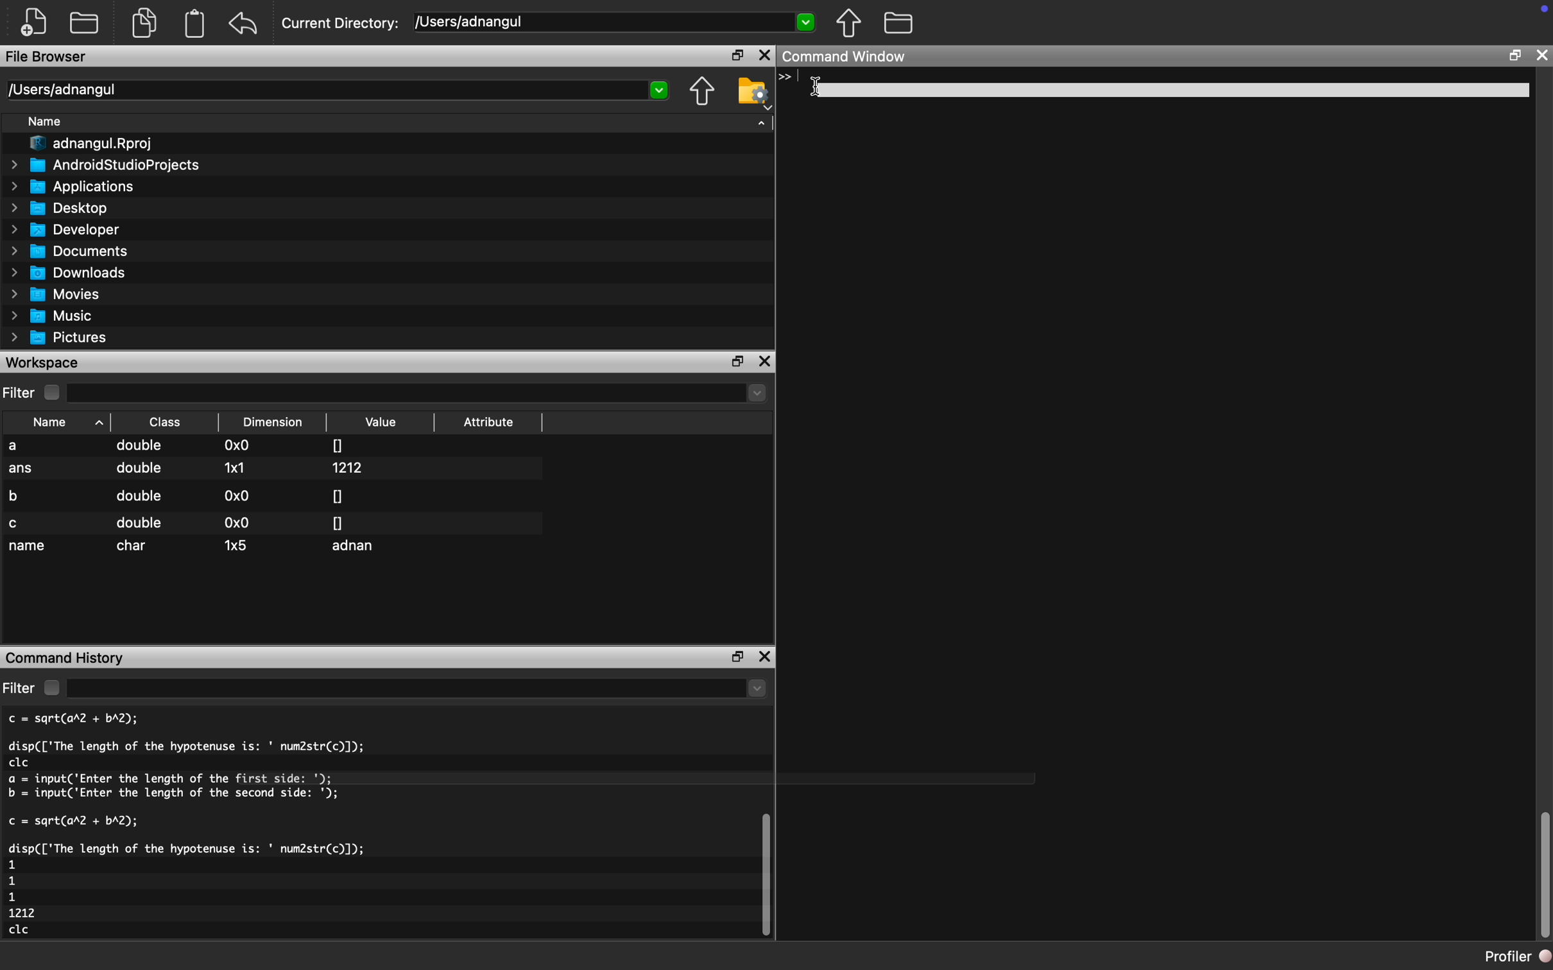  Describe the element at coordinates (898, 21) in the screenshot. I see `folder` at that location.